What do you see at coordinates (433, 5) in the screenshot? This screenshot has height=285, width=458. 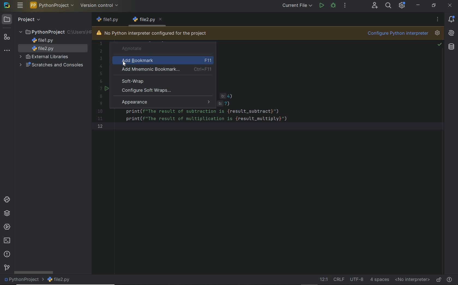 I see `restore down` at bounding box center [433, 5].